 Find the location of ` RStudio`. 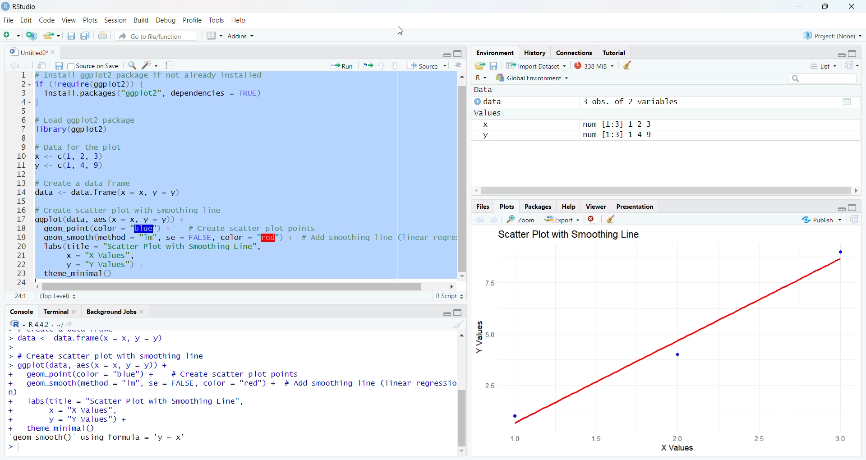

 RStudio is located at coordinates (21, 5).